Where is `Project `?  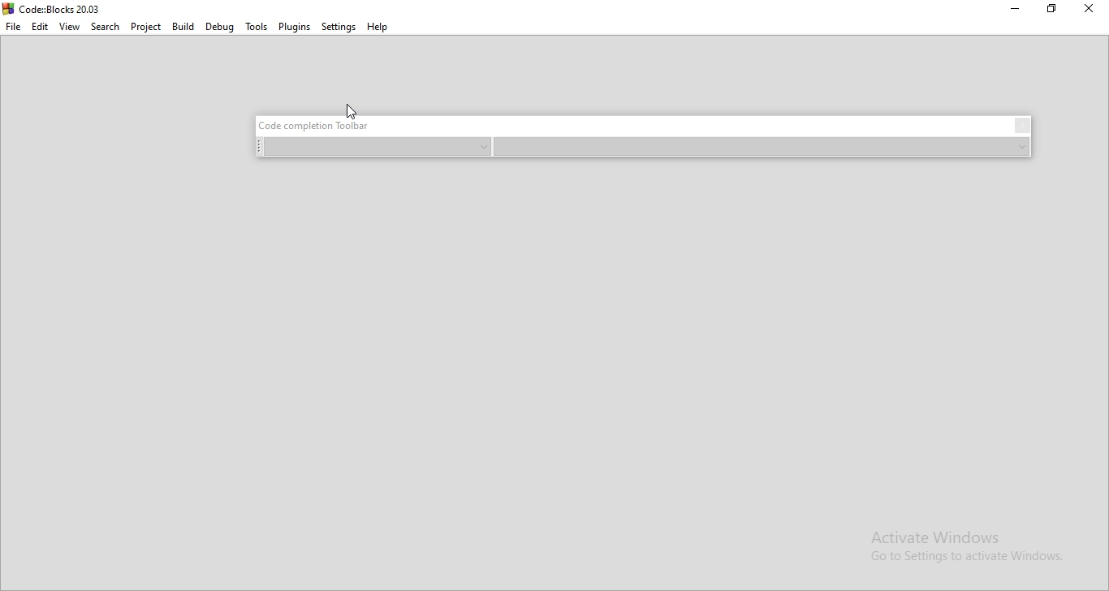 Project  is located at coordinates (145, 27).